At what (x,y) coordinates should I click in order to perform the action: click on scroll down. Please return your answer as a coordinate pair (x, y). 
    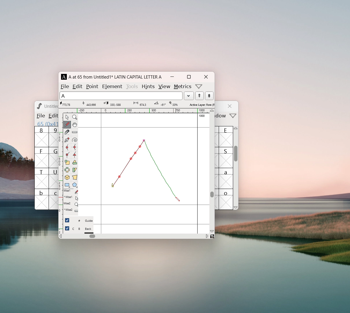
    Looking at the image, I should click on (236, 207).